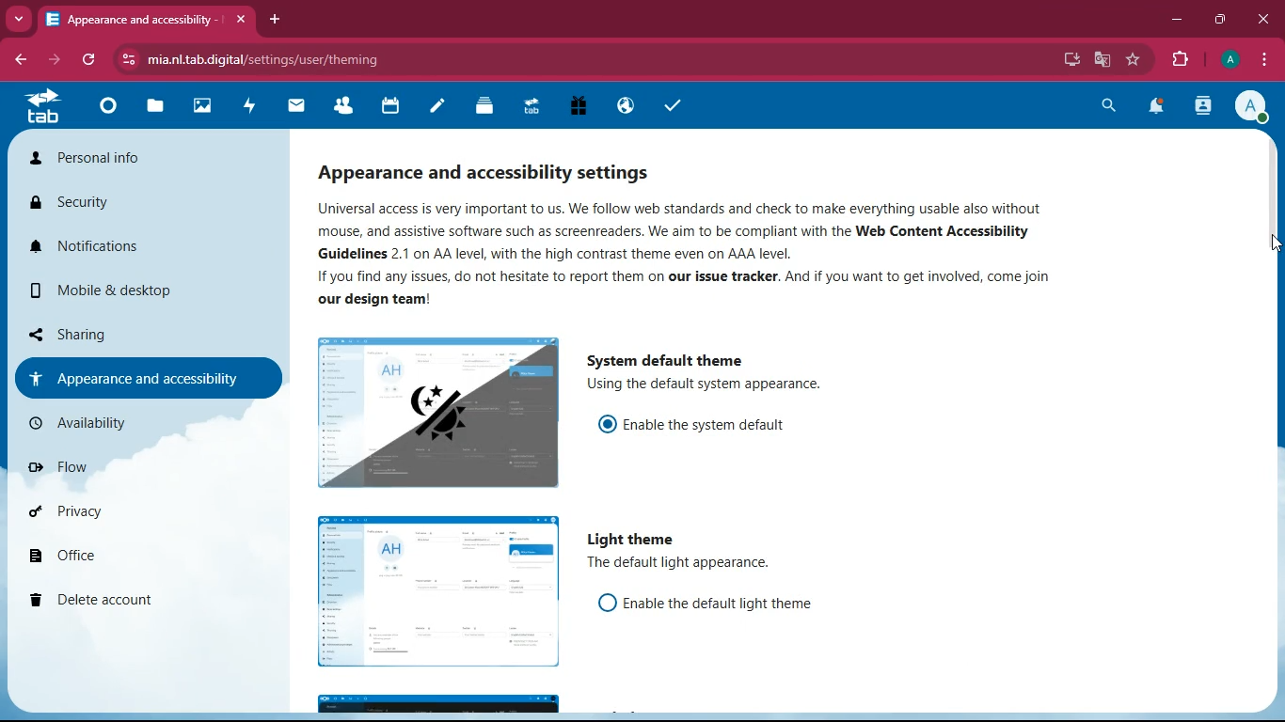 This screenshot has height=722, width=1285. What do you see at coordinates (148, 248) in the screenshot?
I see `notifications` at bounding box center [148, 248].